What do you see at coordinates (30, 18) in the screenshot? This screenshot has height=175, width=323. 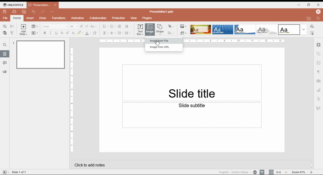 I see `insert` at bounding box center [30, 18].